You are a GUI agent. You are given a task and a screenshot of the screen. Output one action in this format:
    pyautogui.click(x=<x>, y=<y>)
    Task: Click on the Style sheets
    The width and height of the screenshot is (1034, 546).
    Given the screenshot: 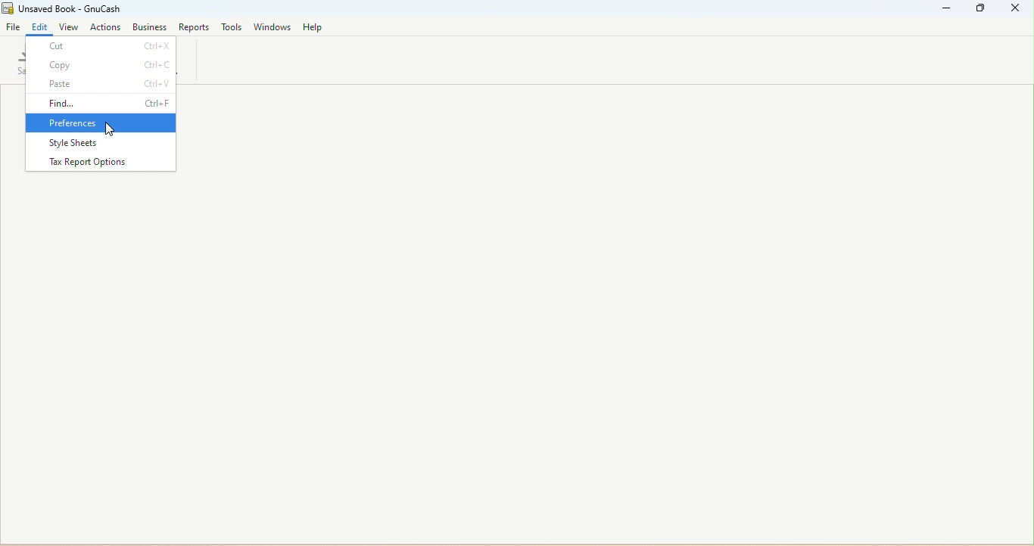 What is the action you would take?
    pyautogui.click(x=98, y=144)
    